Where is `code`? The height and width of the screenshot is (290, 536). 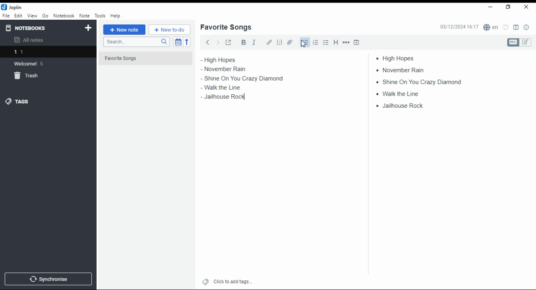
code is located at coordinates (279, 42).